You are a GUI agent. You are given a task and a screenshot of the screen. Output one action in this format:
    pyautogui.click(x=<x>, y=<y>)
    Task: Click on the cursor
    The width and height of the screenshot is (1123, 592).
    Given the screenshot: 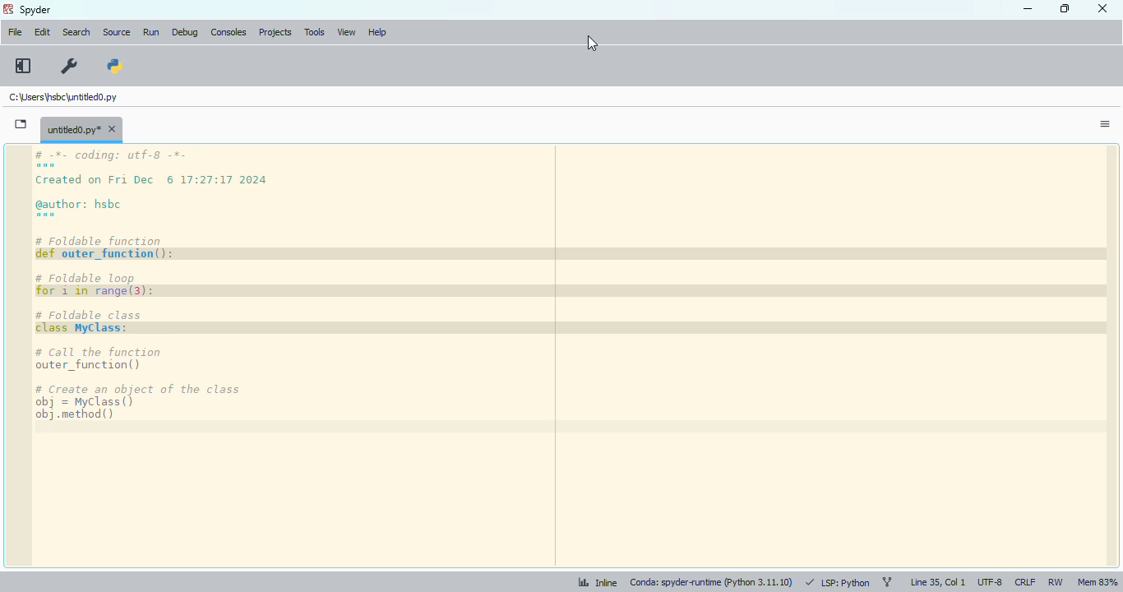 What is the action you would take?
    pyautogui.click(x=593, y=44)
    